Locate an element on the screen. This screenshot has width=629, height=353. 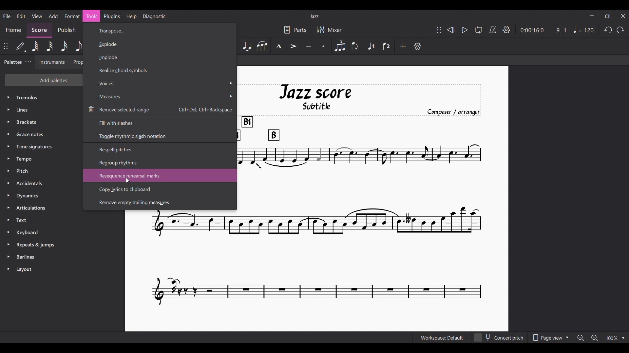
Rewind is located at coordinates (451, 30).